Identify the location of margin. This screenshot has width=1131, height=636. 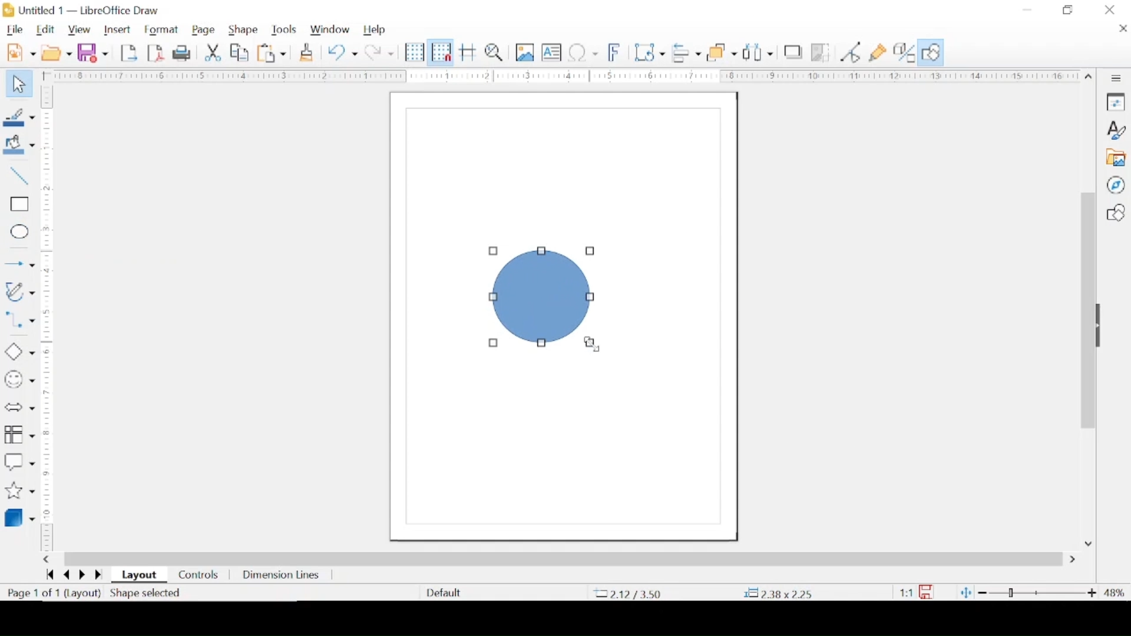
(49, 165).